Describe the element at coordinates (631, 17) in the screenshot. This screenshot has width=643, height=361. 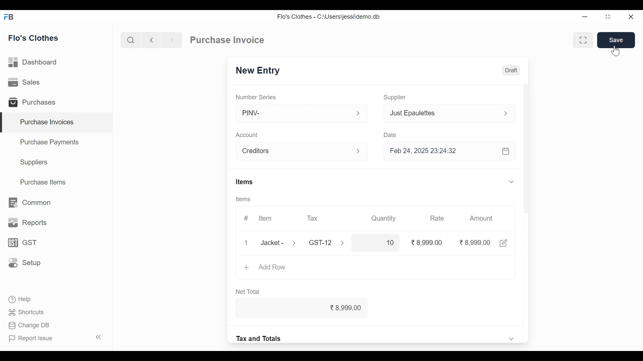
I see `Close` at that location.